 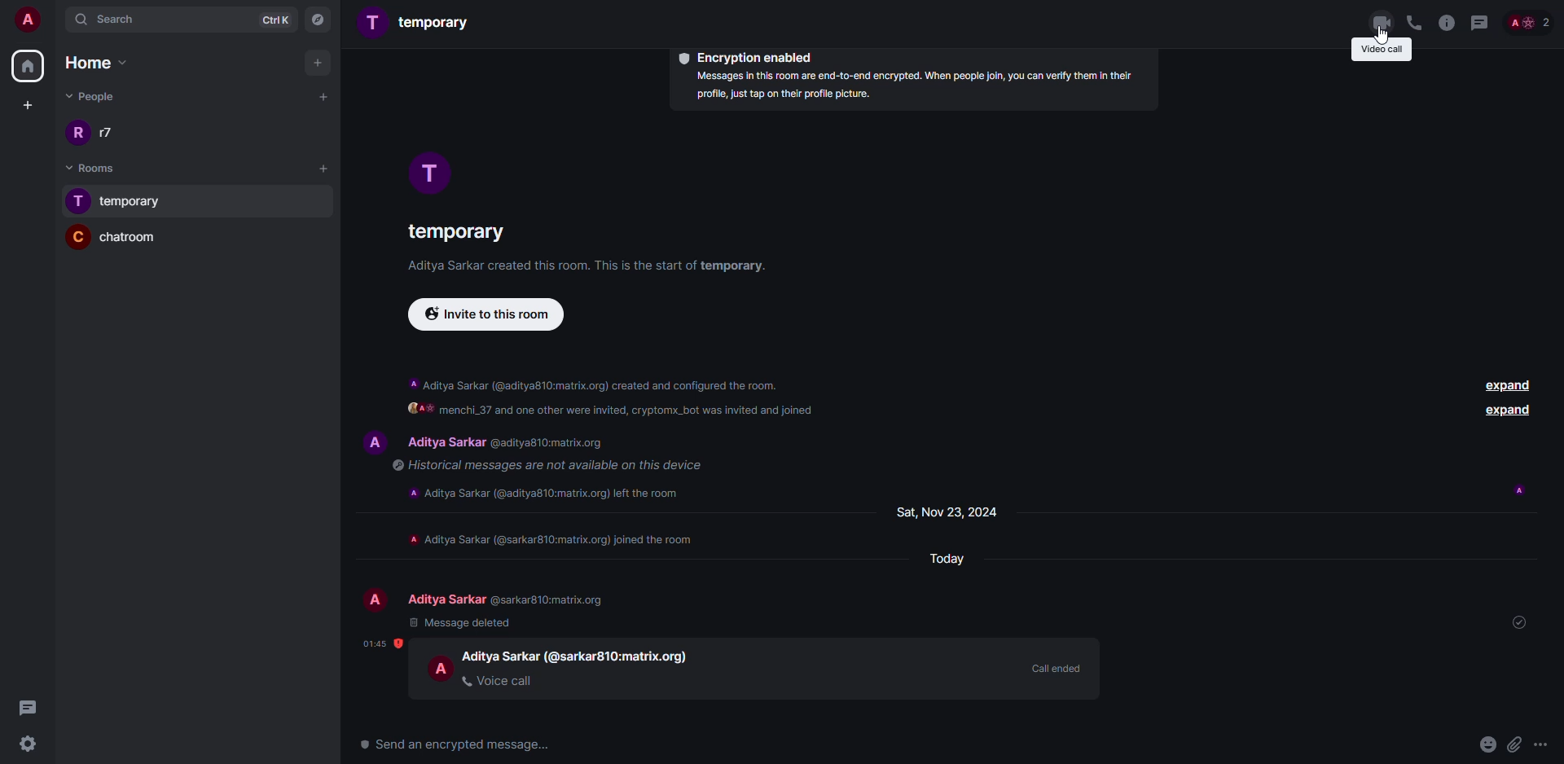 What do you see at coordinates (317, 20) in the screenshot?
I see `navigator` at bounding box center [317, 20].